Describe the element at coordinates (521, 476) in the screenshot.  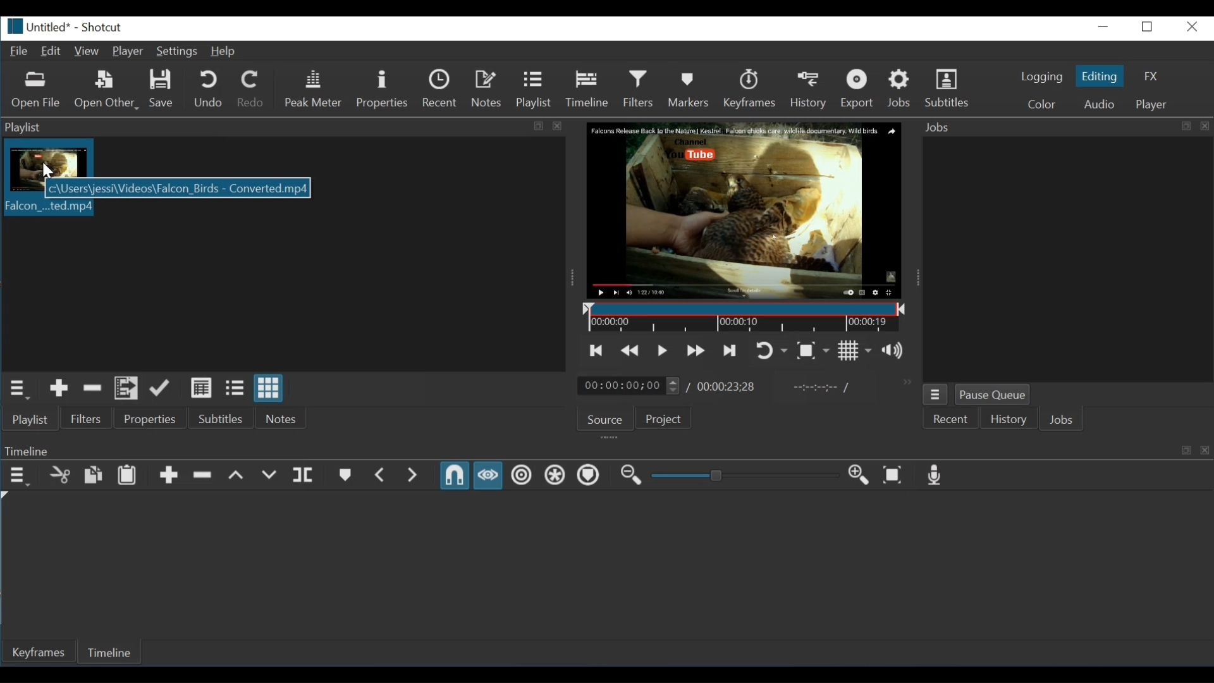
I see `Ripple` at that location.